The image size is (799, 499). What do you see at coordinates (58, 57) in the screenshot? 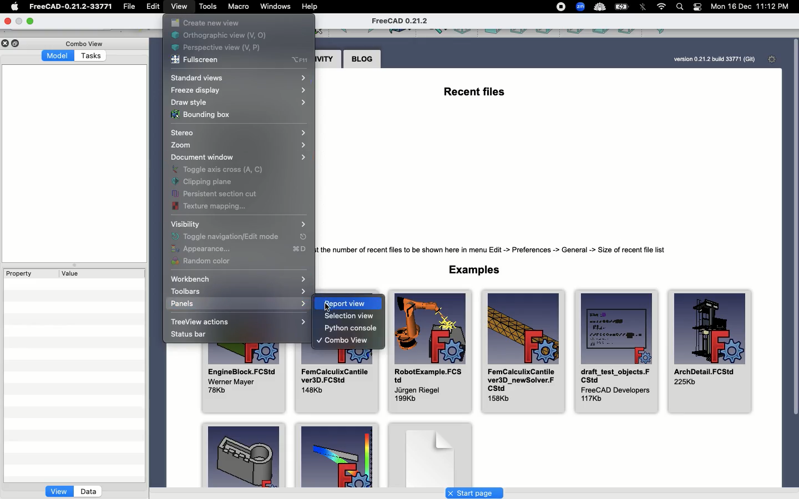
I see `Model` at bounding box center [58, 57].